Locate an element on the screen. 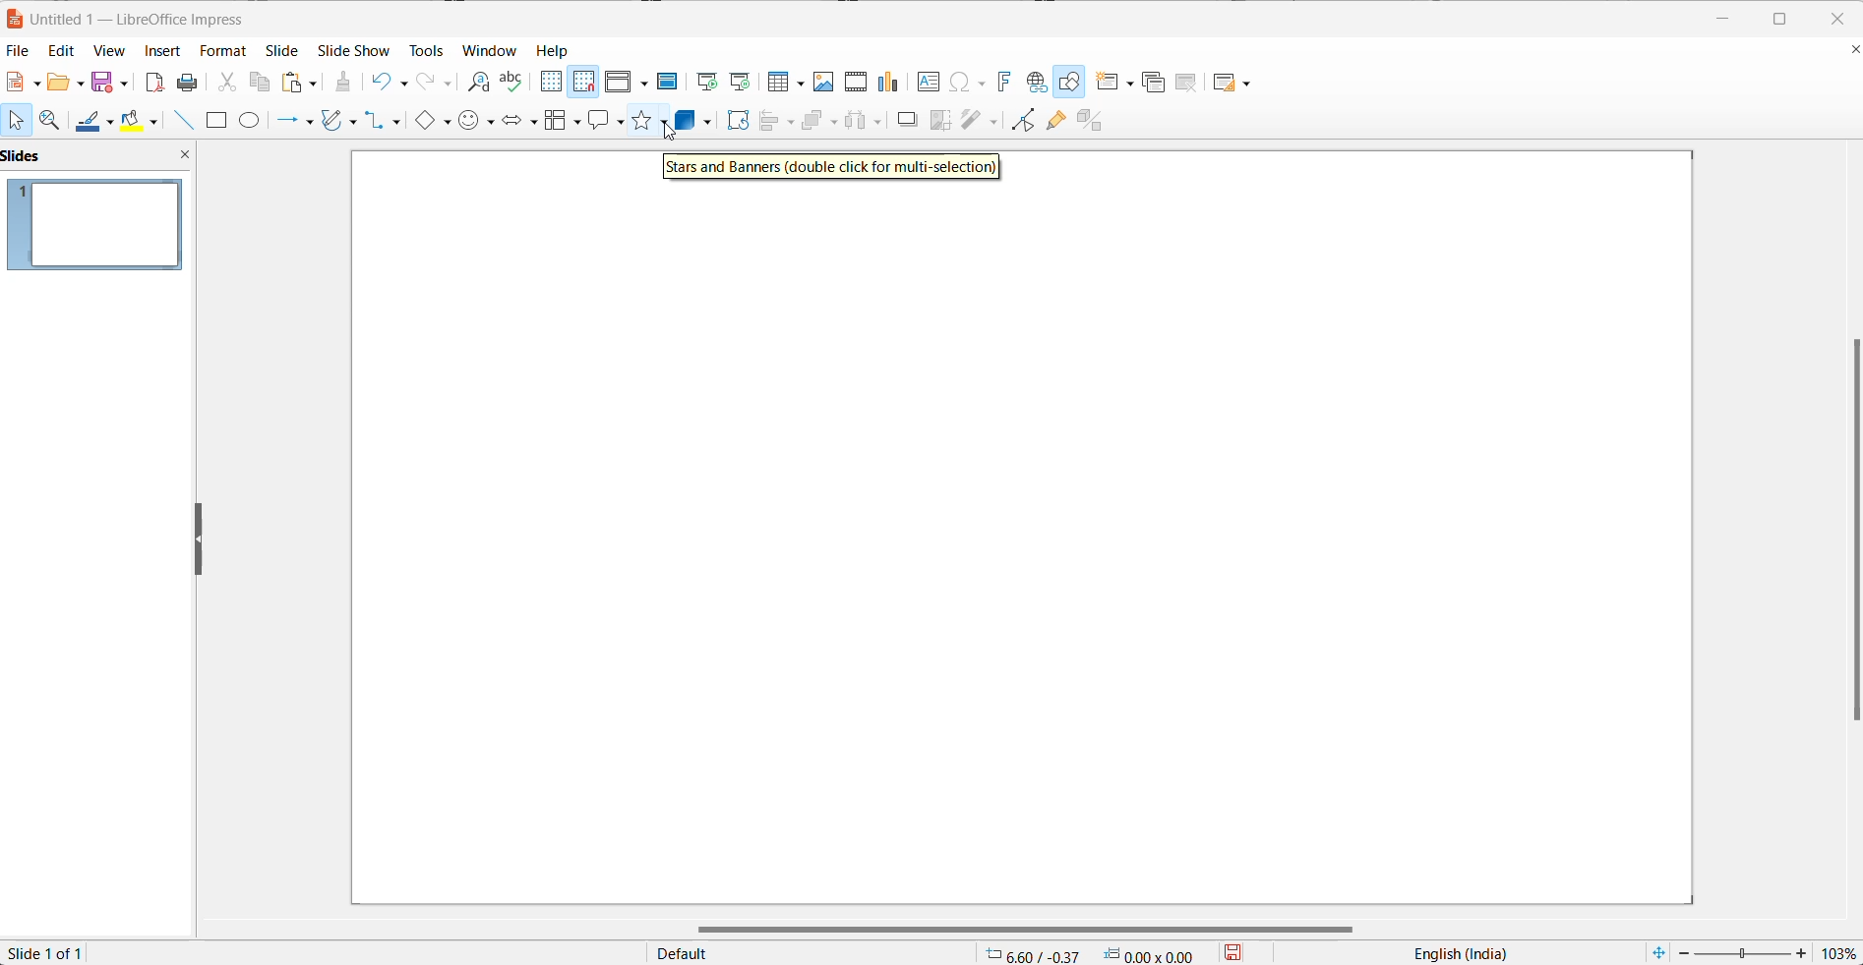 The width and height of the screenshot is (1863, 965). select is located at coordinates (18, 119).